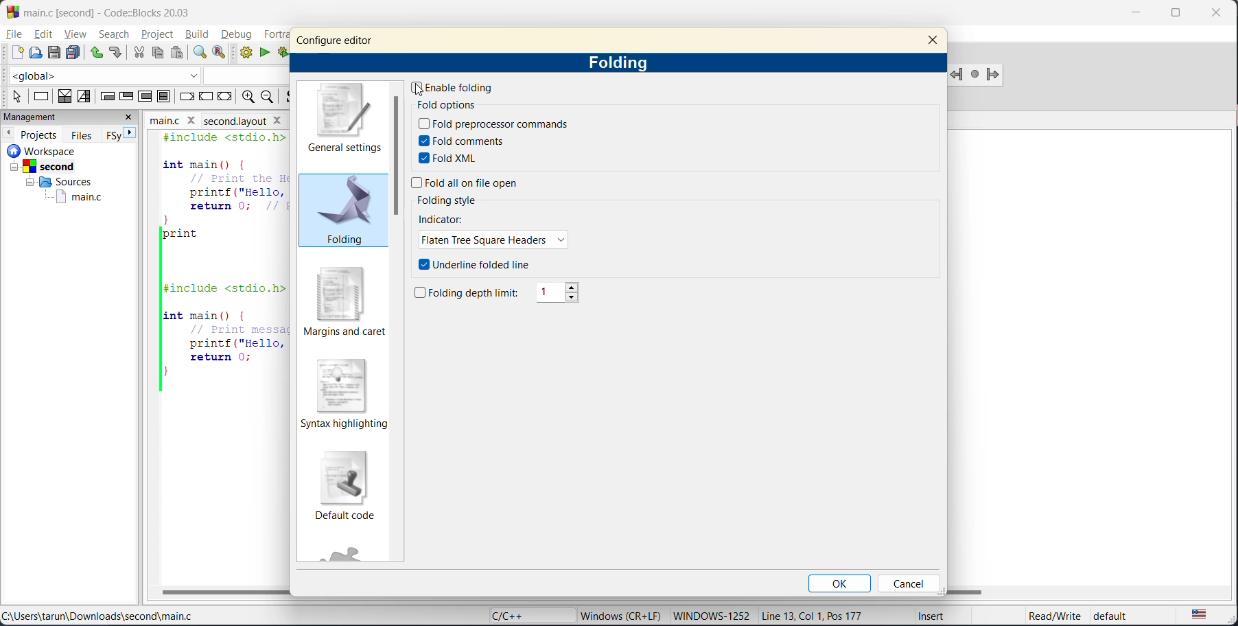  What do you see at coordinates (456, 87) in the screenshot?
I see `enable folding` at bounding box center [456, 87].